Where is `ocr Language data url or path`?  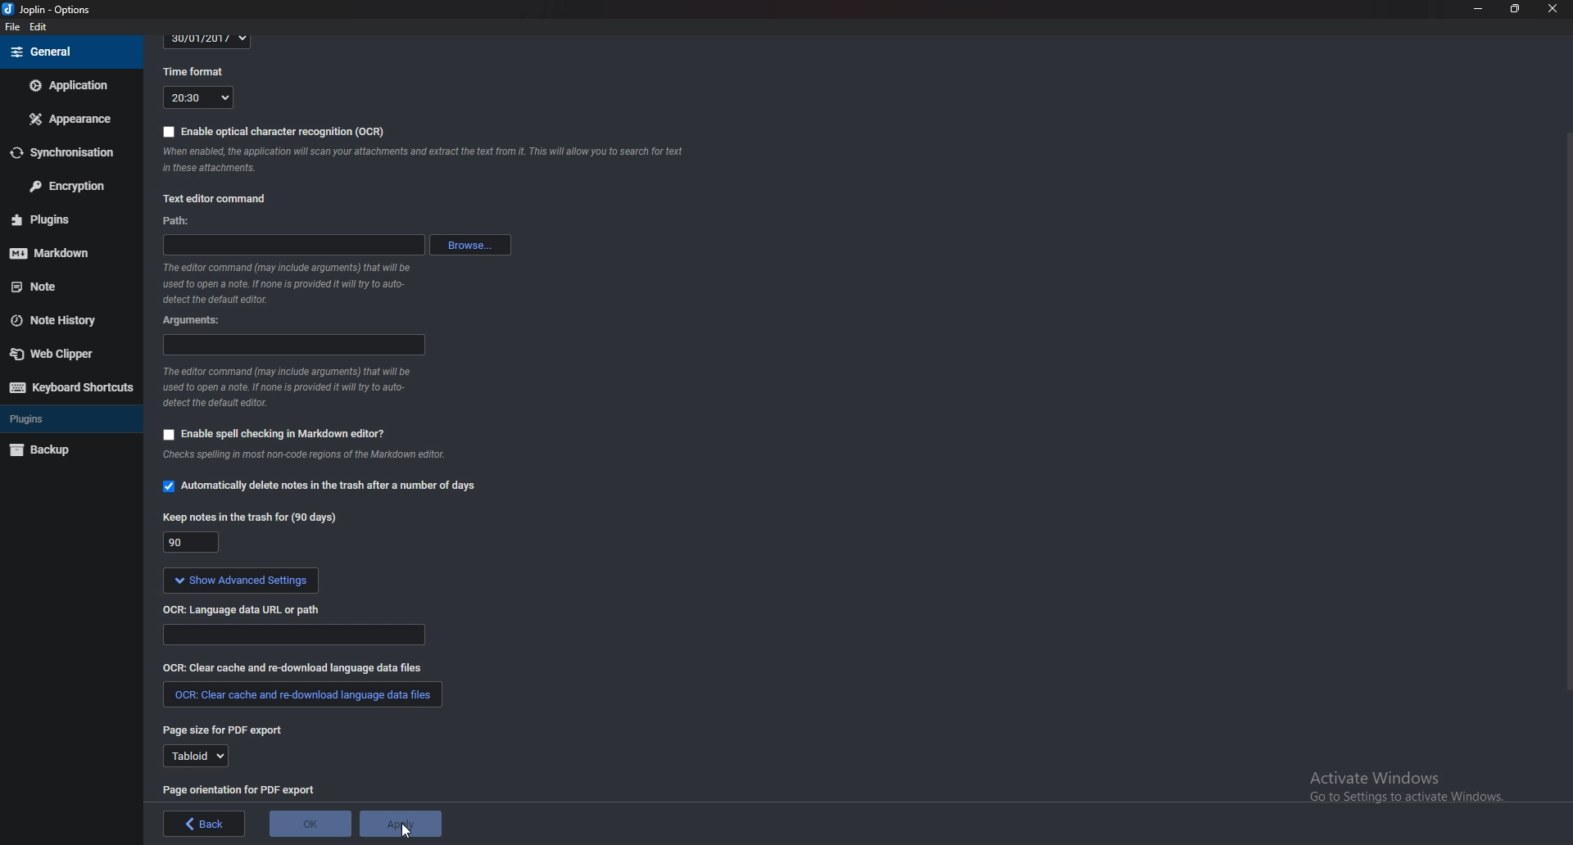
ocr Language data url or path is located at coordinates (244, 609).